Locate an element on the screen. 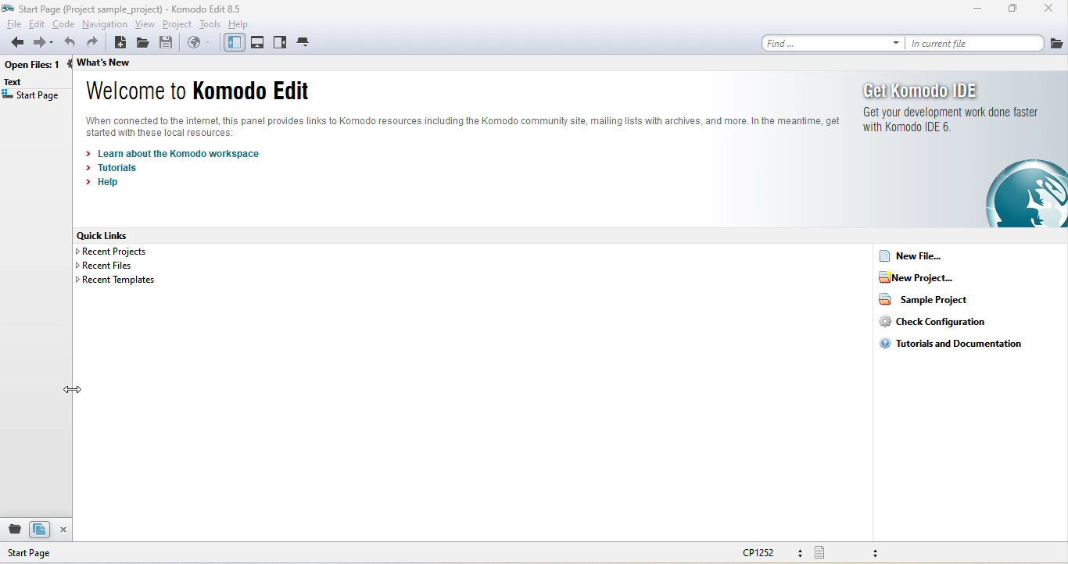 The height and width of the screenshot is (564, 1068). new project is located at coordinates (931, 277).